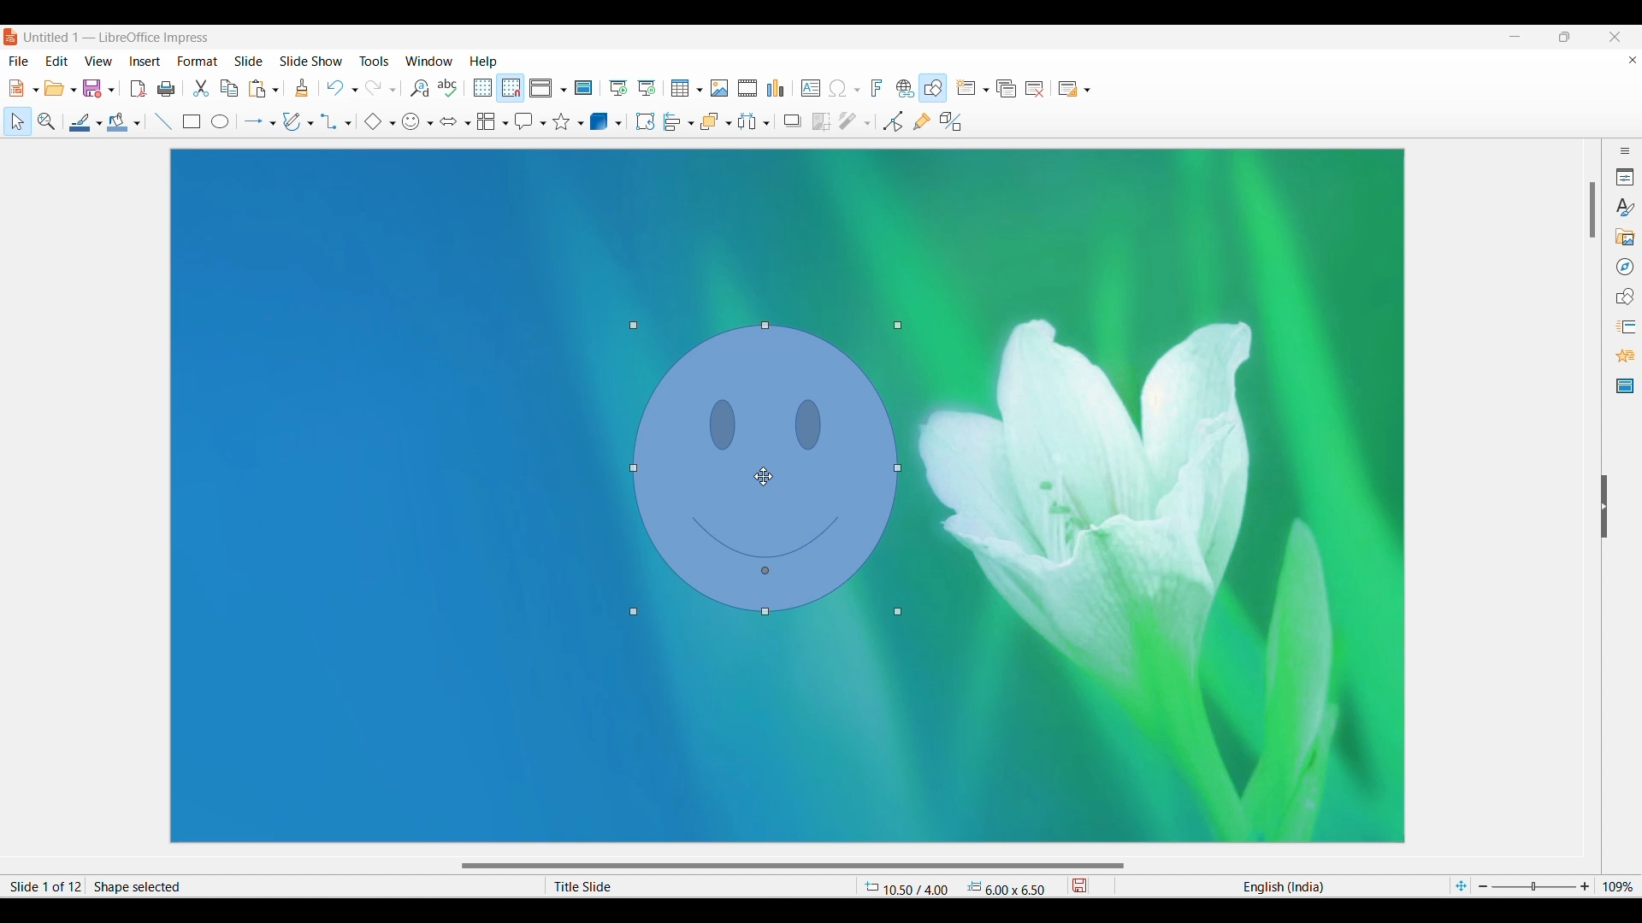 This screenshot has width=1642, height=923. What do you see at coordinates (793, 867) in the screenshot?
I see `Horizontal slide bar` at bounding box center [793, 867].